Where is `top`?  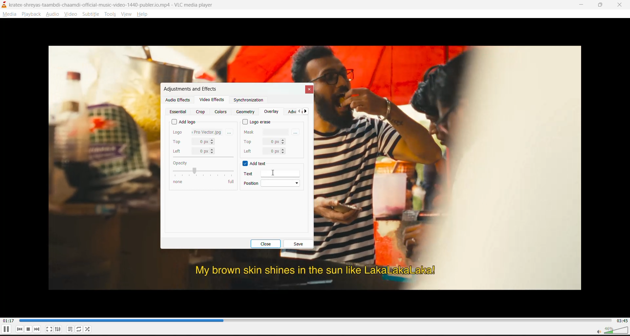
top is located at coordinates (264, 141).